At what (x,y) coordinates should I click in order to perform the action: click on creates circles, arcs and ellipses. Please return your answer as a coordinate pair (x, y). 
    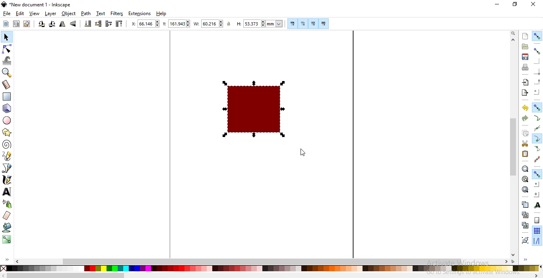
    Looking at the image, I should click on (8, 121).